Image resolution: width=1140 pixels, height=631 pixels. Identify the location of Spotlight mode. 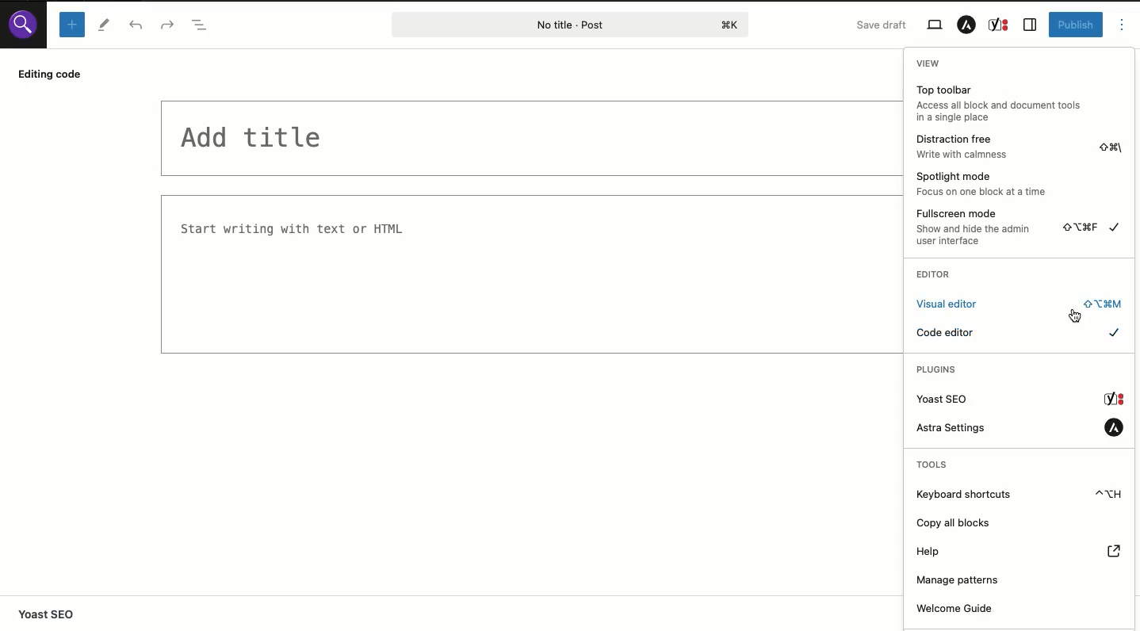
(989, 183).